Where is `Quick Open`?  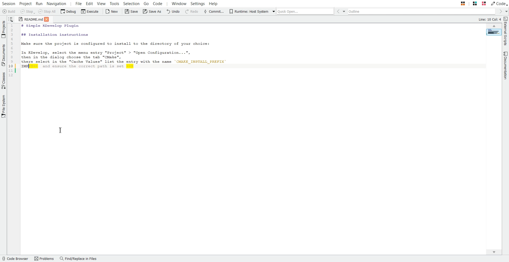
Quick Open is located at coordinates (304, 11).